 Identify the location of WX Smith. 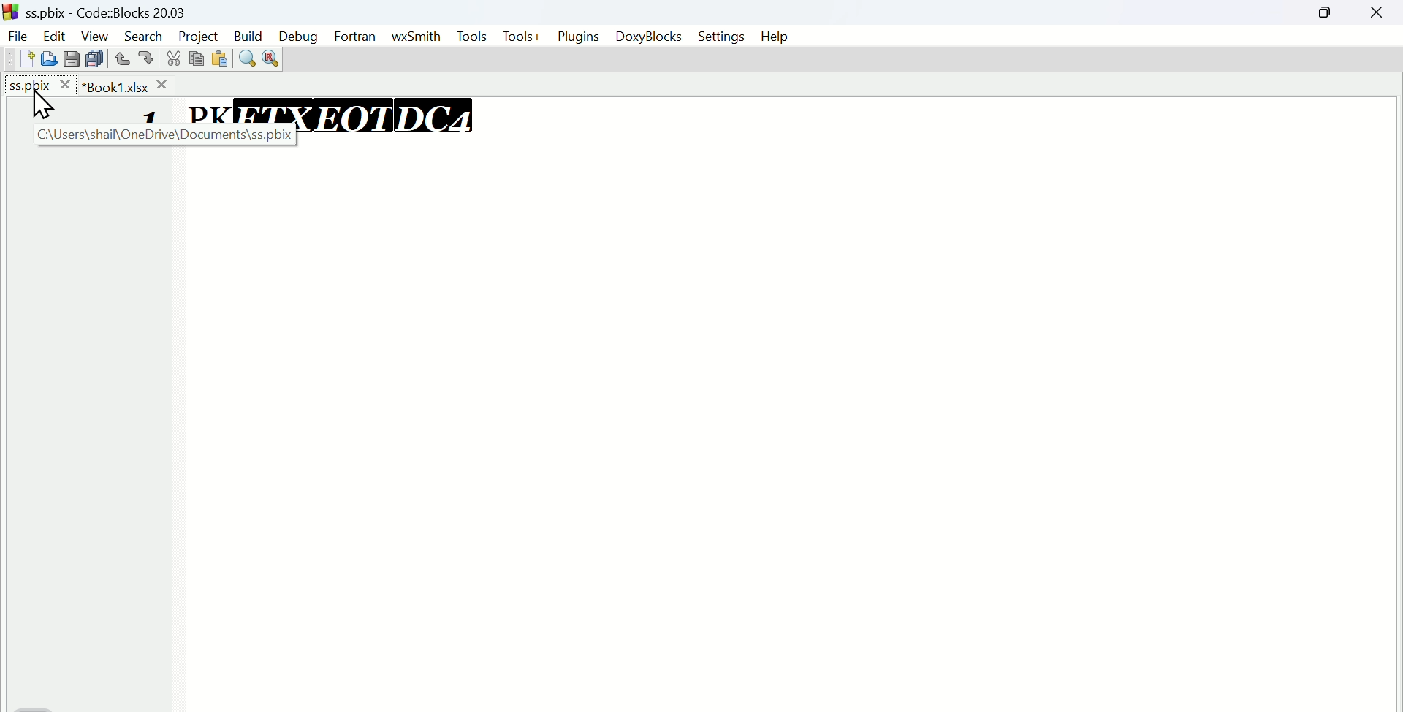
(422, 34).